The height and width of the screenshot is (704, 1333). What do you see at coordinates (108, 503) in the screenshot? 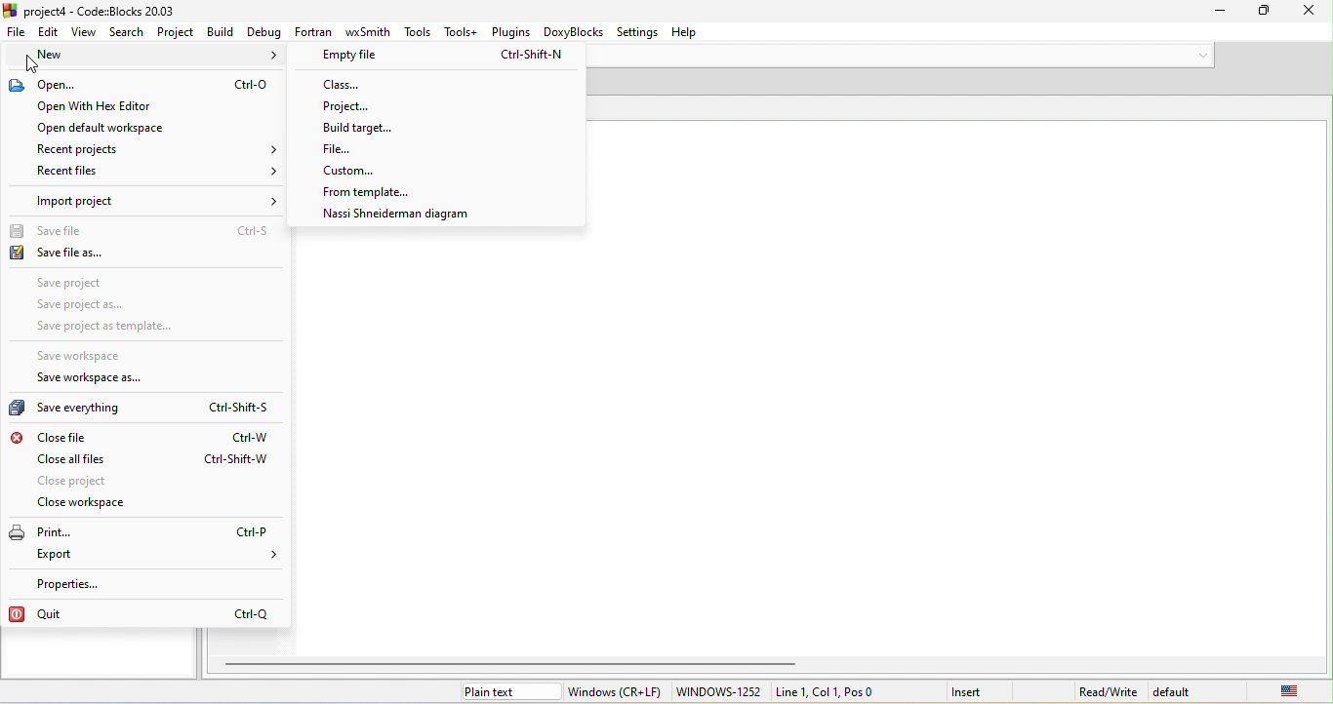
I see `close workspace` at bounding box center [108, 503].